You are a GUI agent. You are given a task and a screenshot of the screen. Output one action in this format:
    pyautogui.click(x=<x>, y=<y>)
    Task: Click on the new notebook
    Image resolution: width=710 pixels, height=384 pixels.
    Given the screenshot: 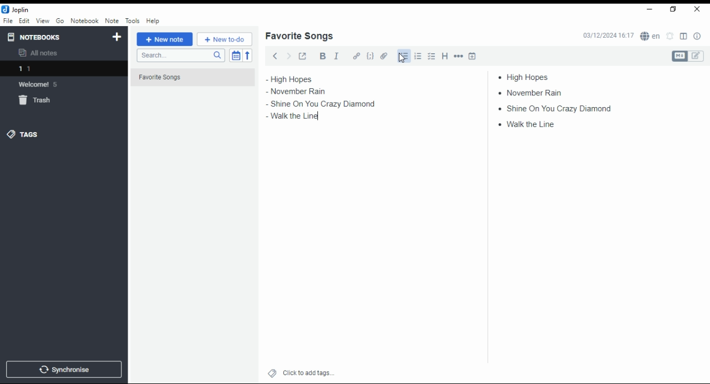 What is the action you would take?
    pyautogui.click(x=117, y=37)
    